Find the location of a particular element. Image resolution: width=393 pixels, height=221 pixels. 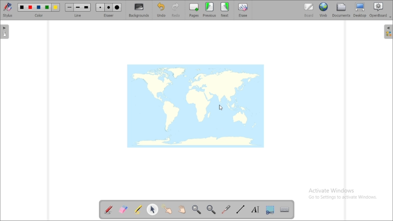

zoom out is located at coordinates (212, 209).